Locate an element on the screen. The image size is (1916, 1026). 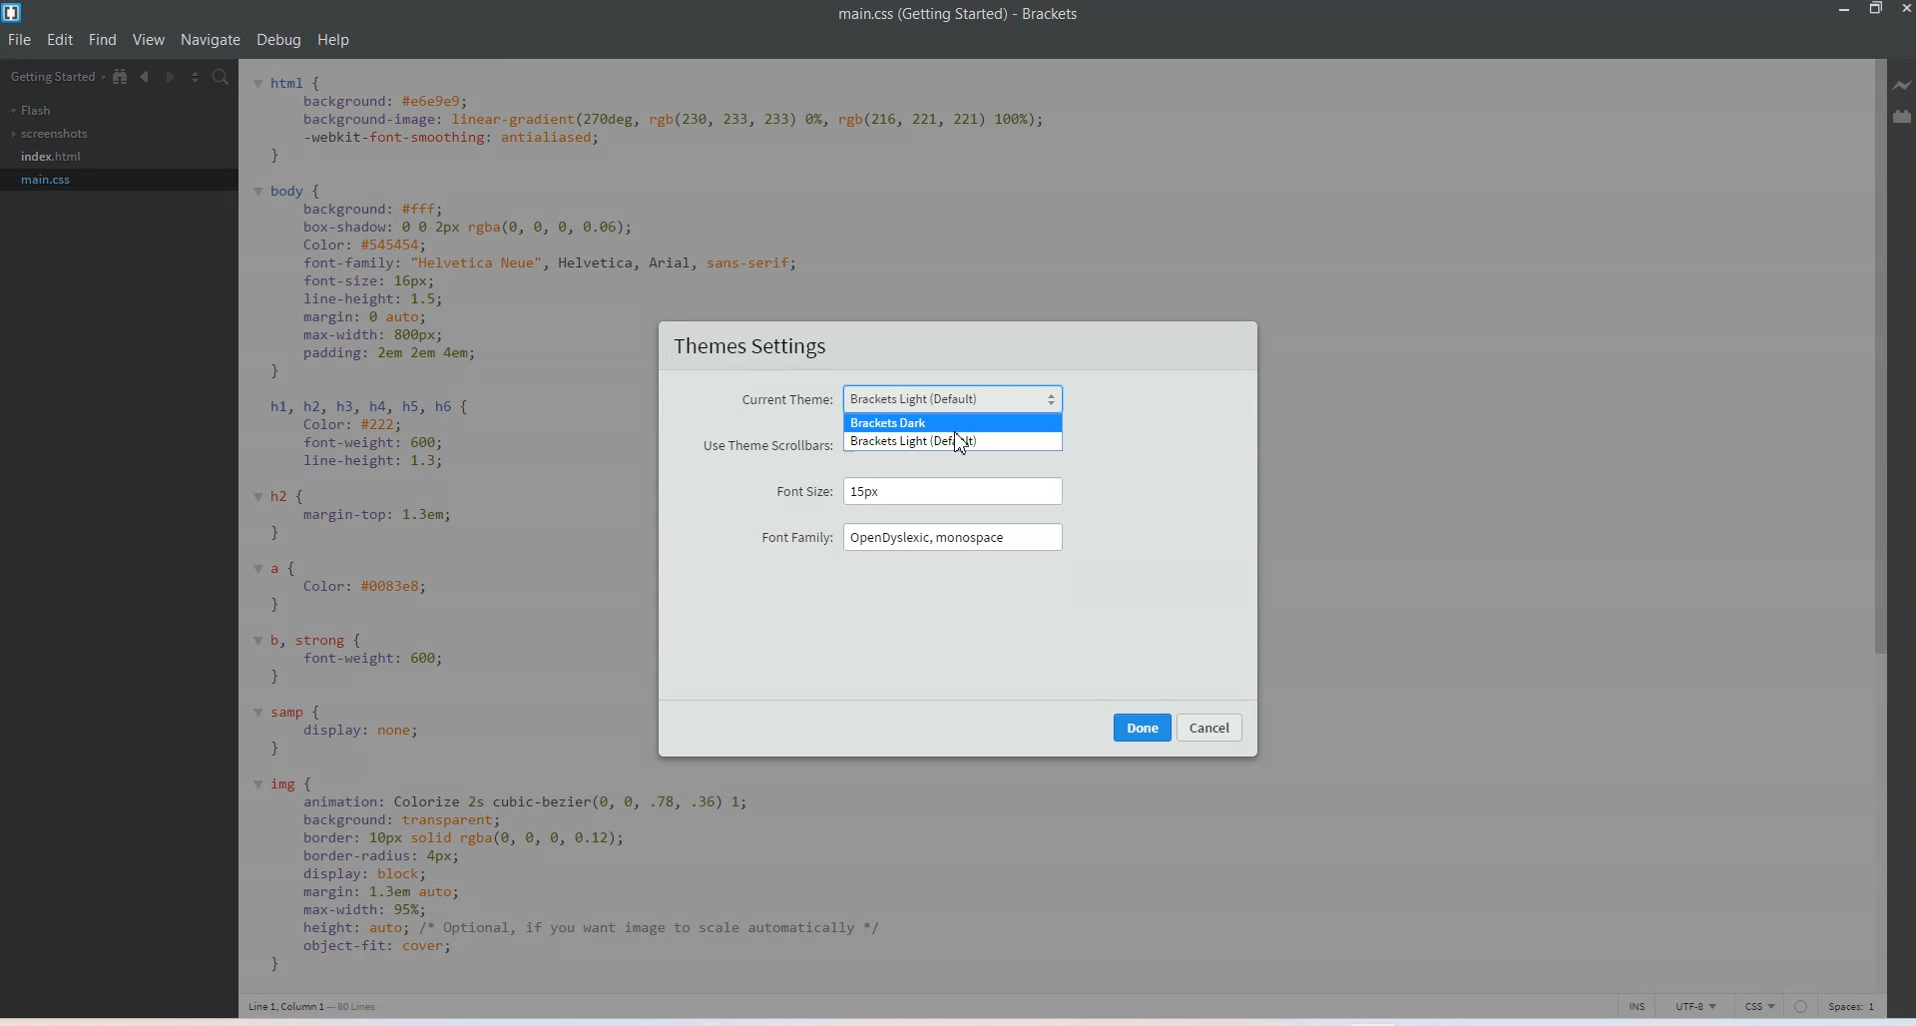
Bracket light default is located at coordinates (951, 442).